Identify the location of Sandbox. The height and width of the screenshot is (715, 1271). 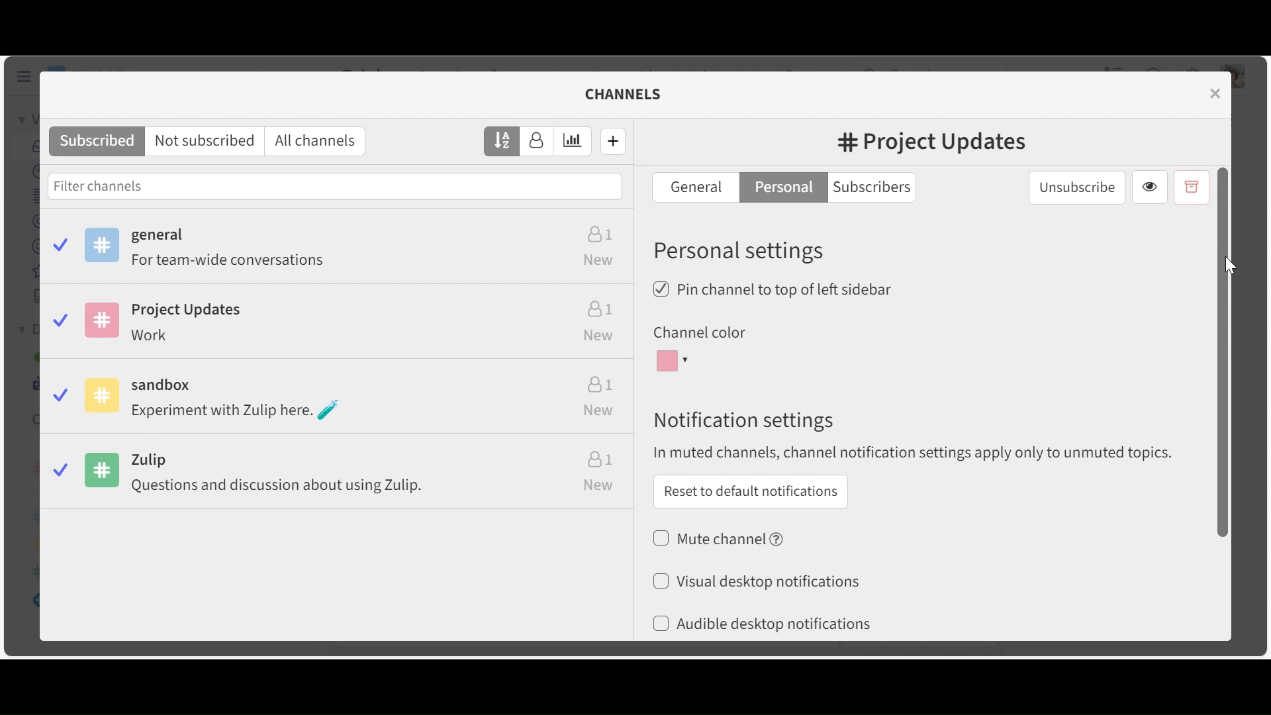
(339, 400).